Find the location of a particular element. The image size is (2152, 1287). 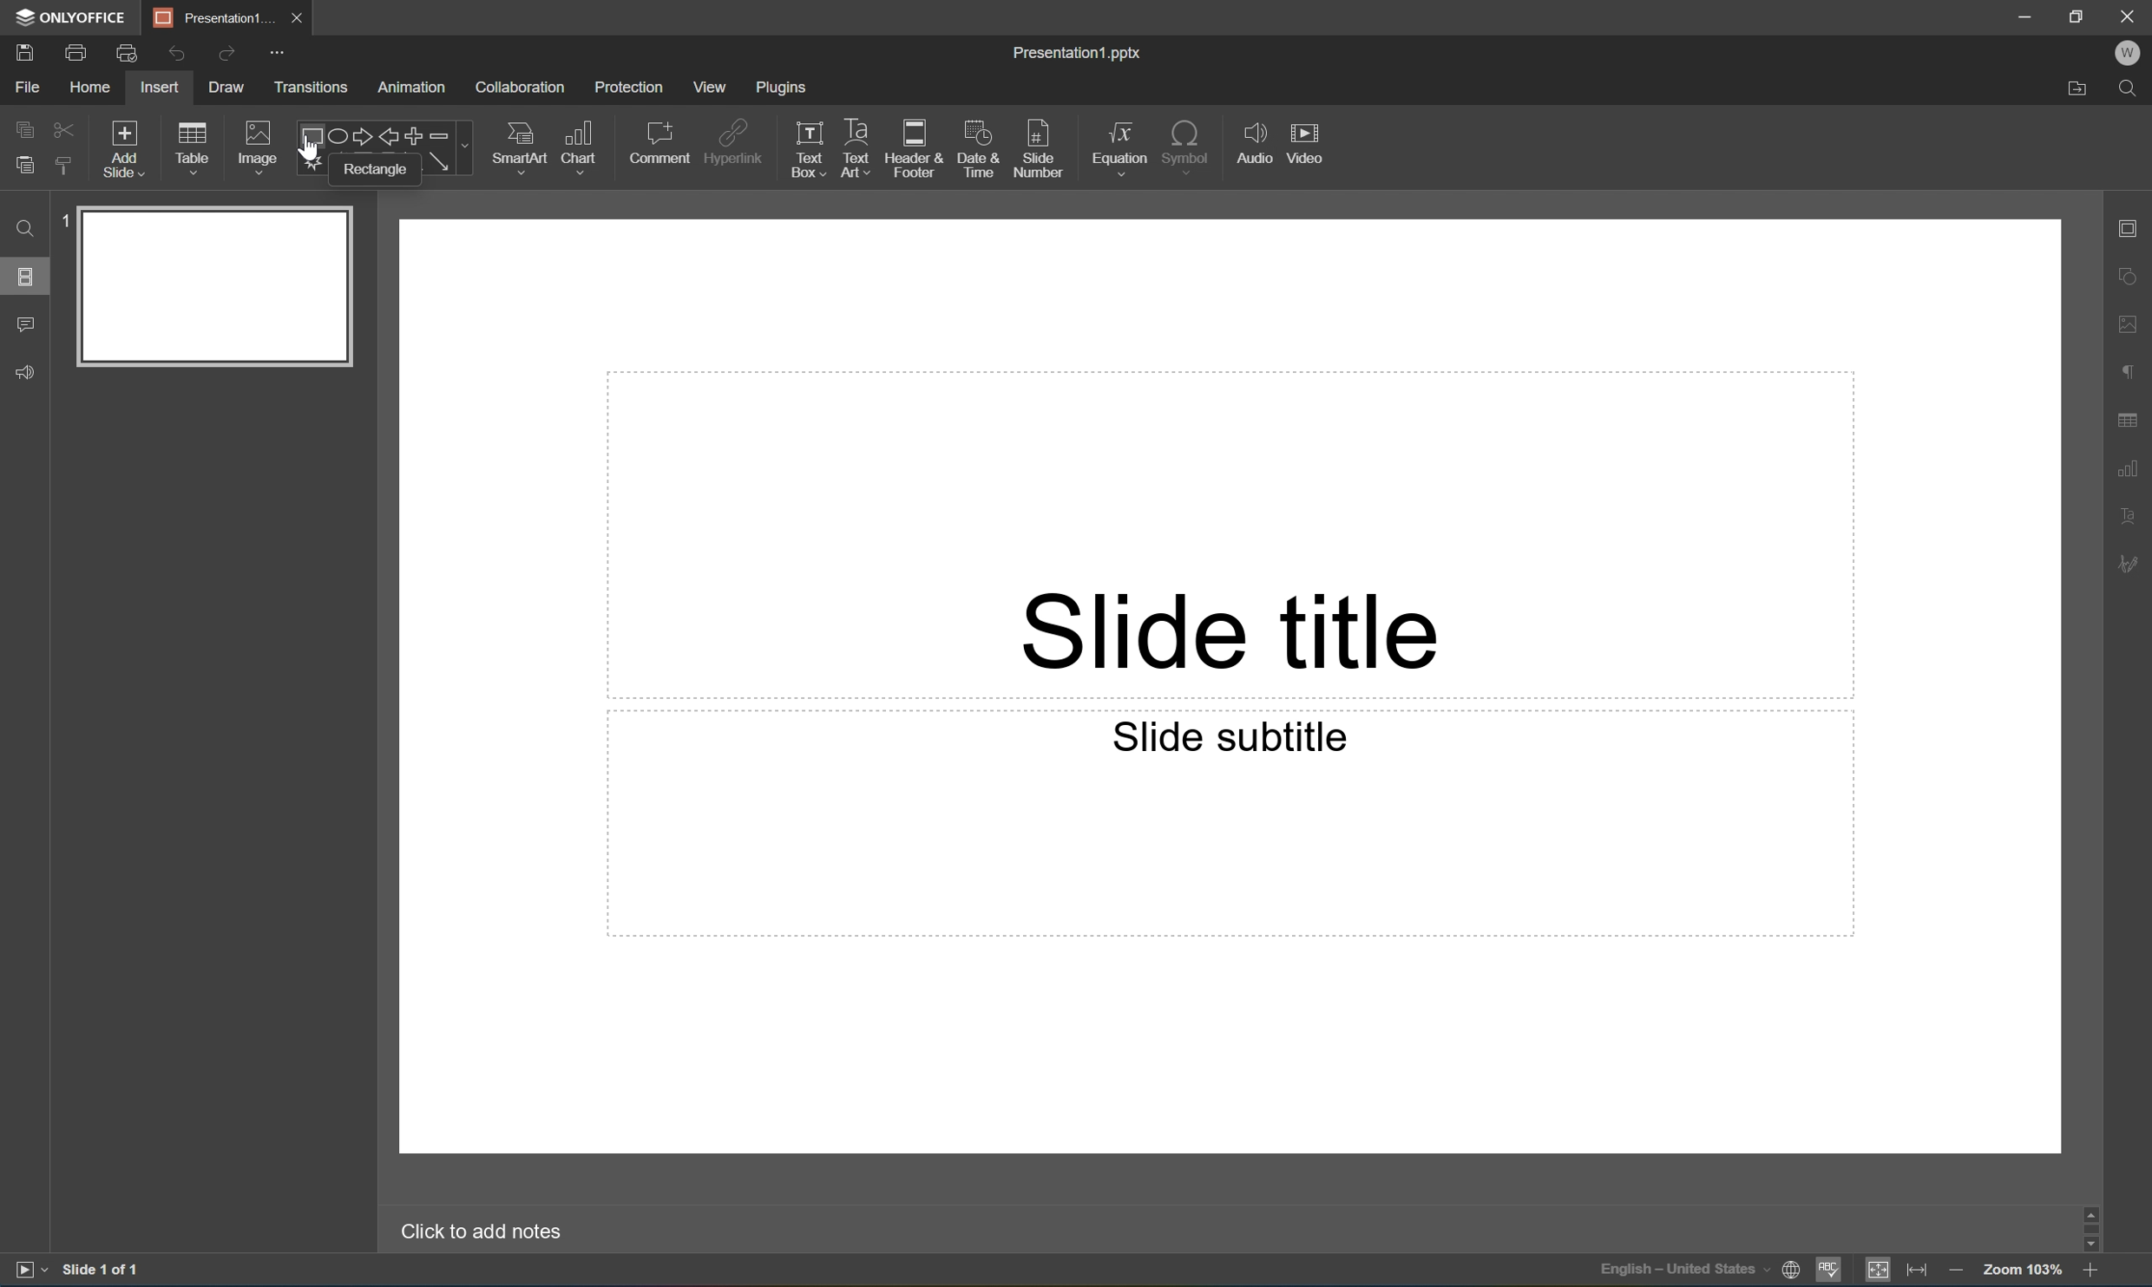

Rectangle is located at coordinates (308, 137).